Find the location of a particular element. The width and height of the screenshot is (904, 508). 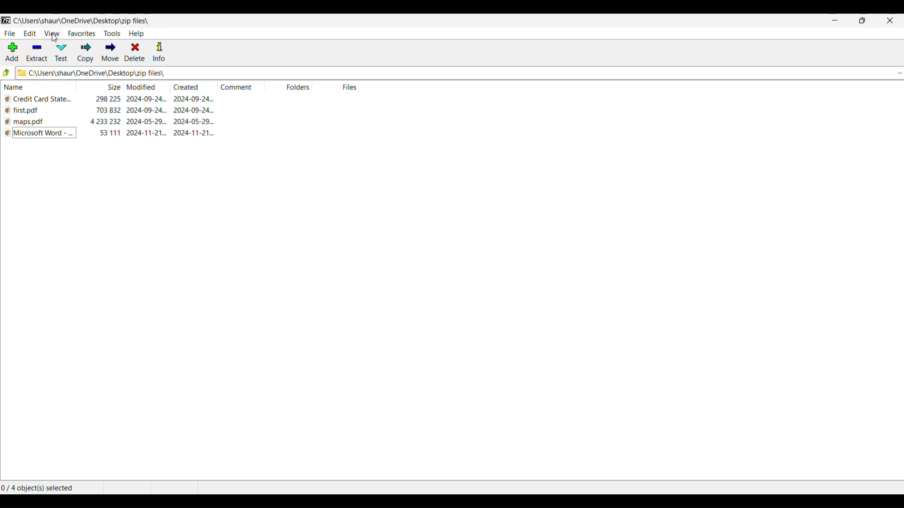

extract is located at coordinates (36, 54).